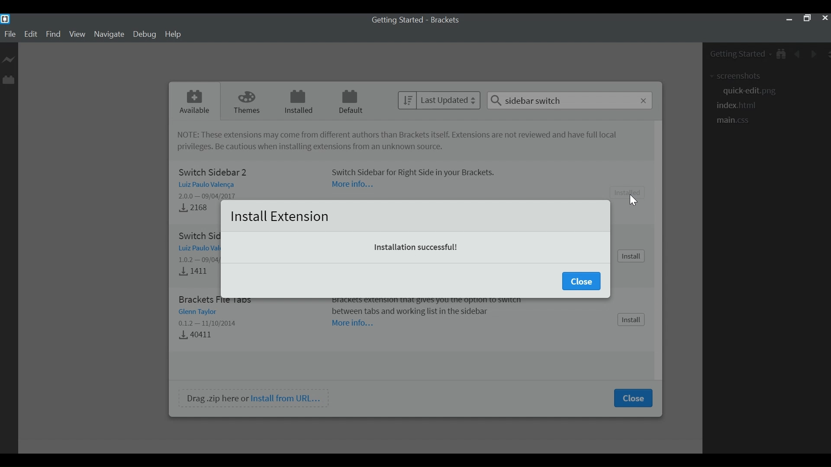  Describe the element at coordinates (5, 19) in the screenshot. I see `Brackets Desktop Icon` at that location.